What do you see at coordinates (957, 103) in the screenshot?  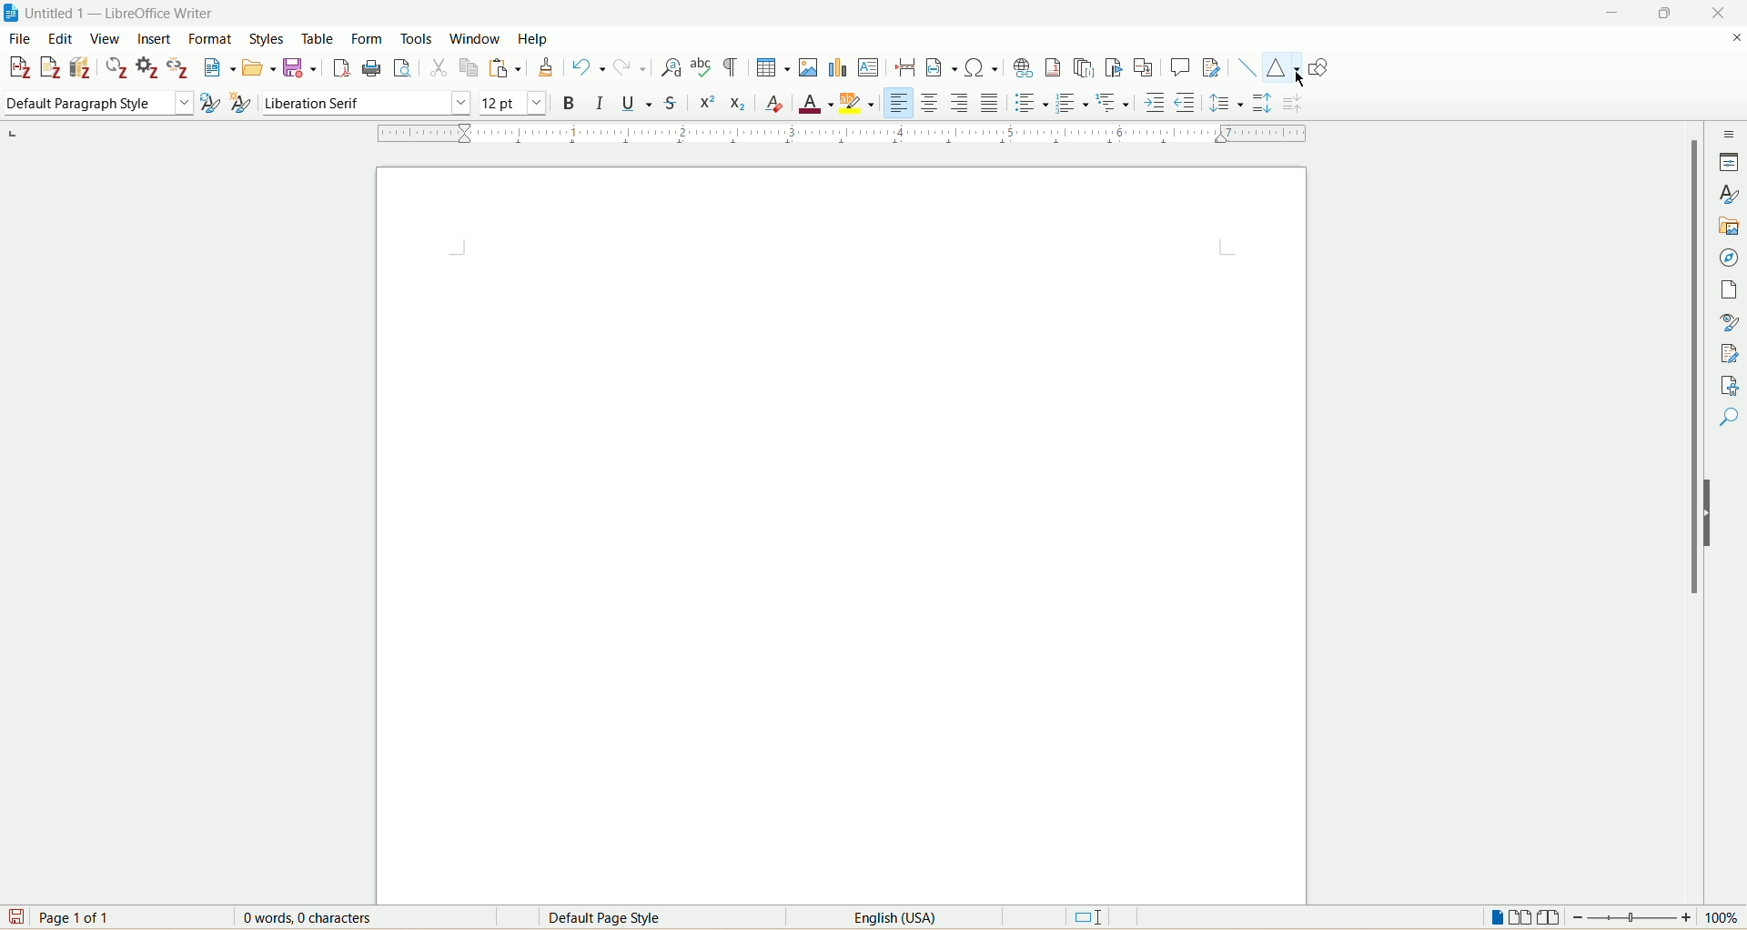 I see `align right` at bounding box center [957, 103].